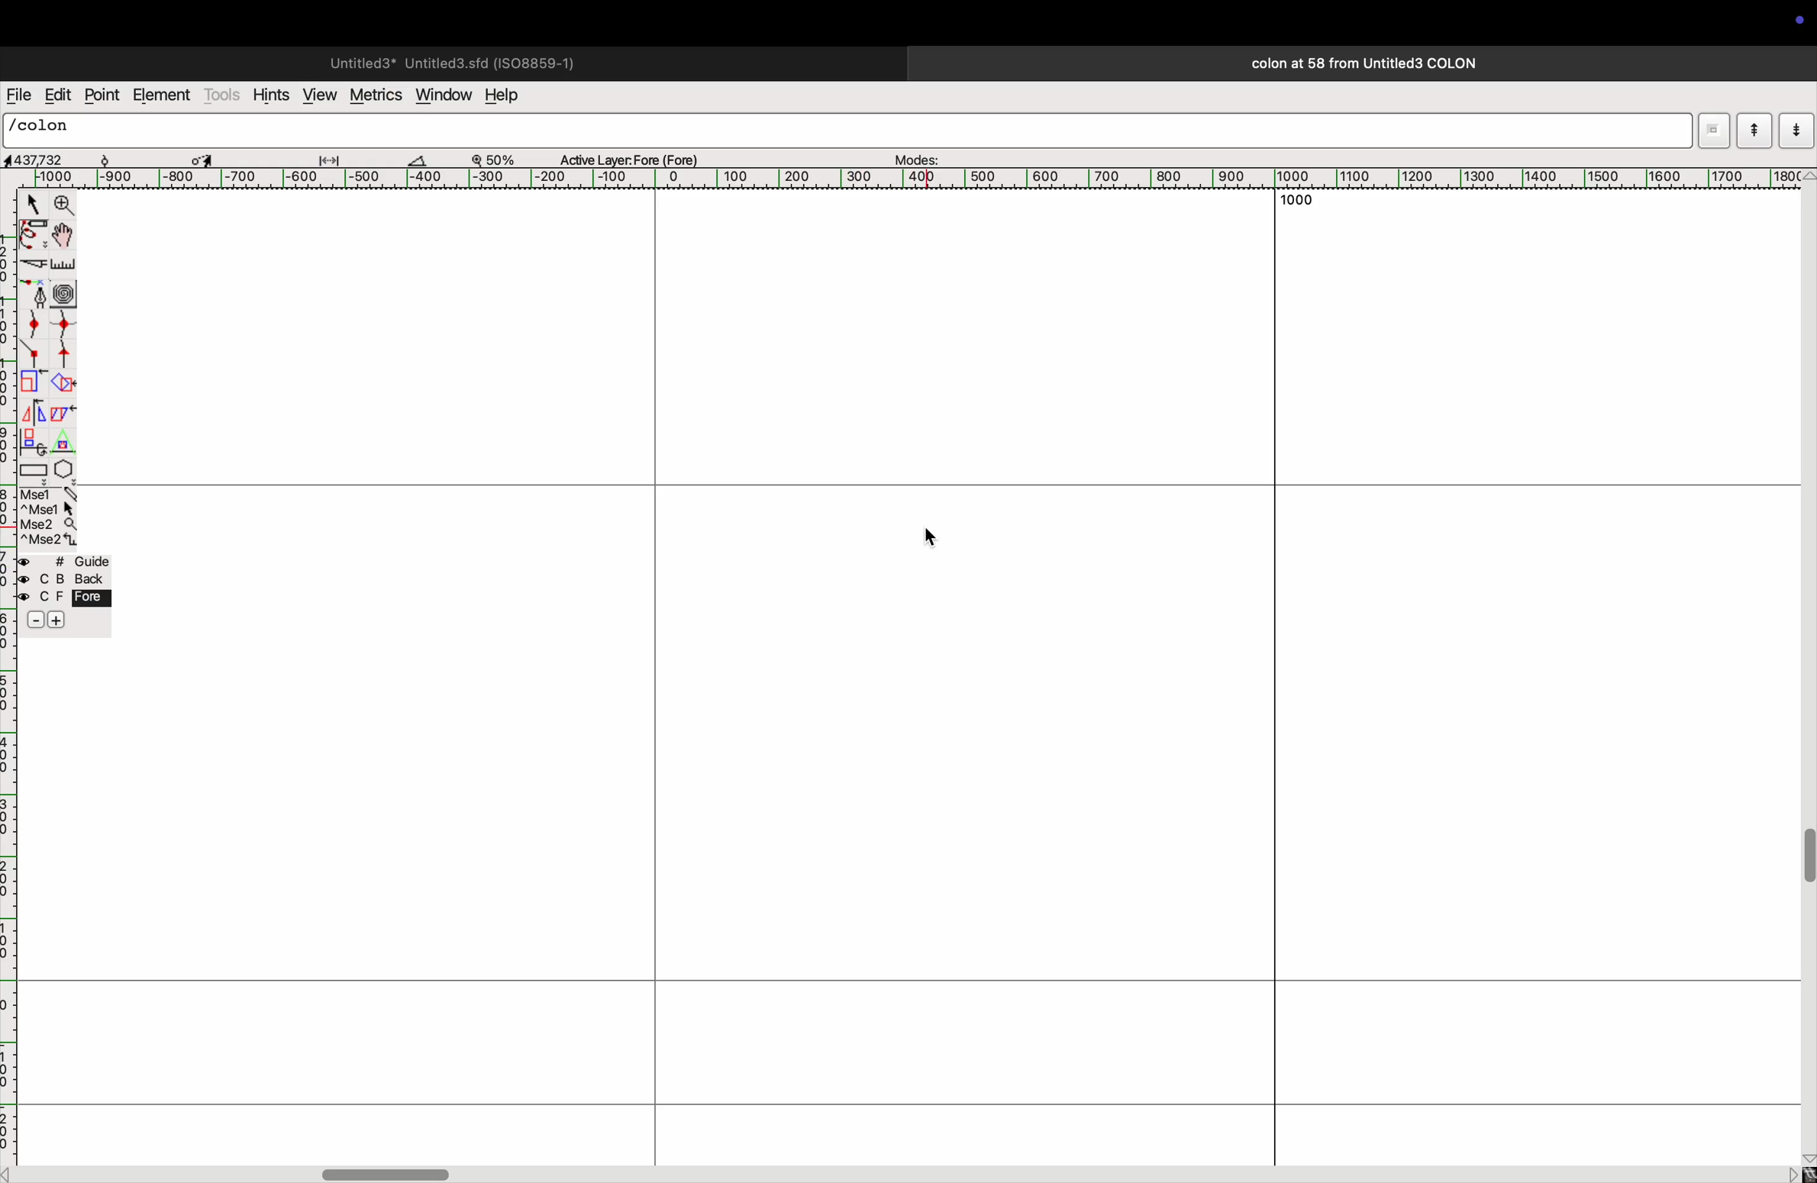 This screenshot has height=1183, width=1817. What do you see at coordinates (67, 291) in the screenshot?
I see `circles` at bounding box center [67, 291].